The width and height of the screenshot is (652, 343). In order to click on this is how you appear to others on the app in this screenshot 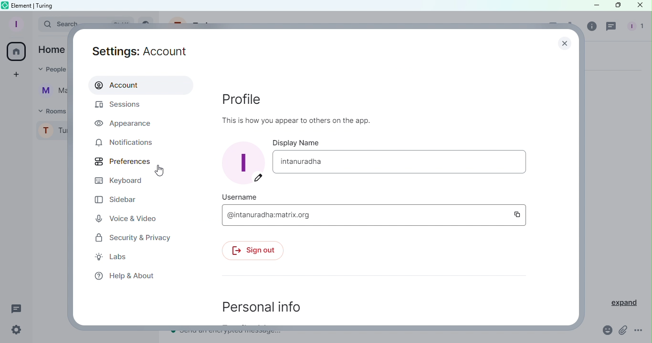, I will do `click(296, 120)`.